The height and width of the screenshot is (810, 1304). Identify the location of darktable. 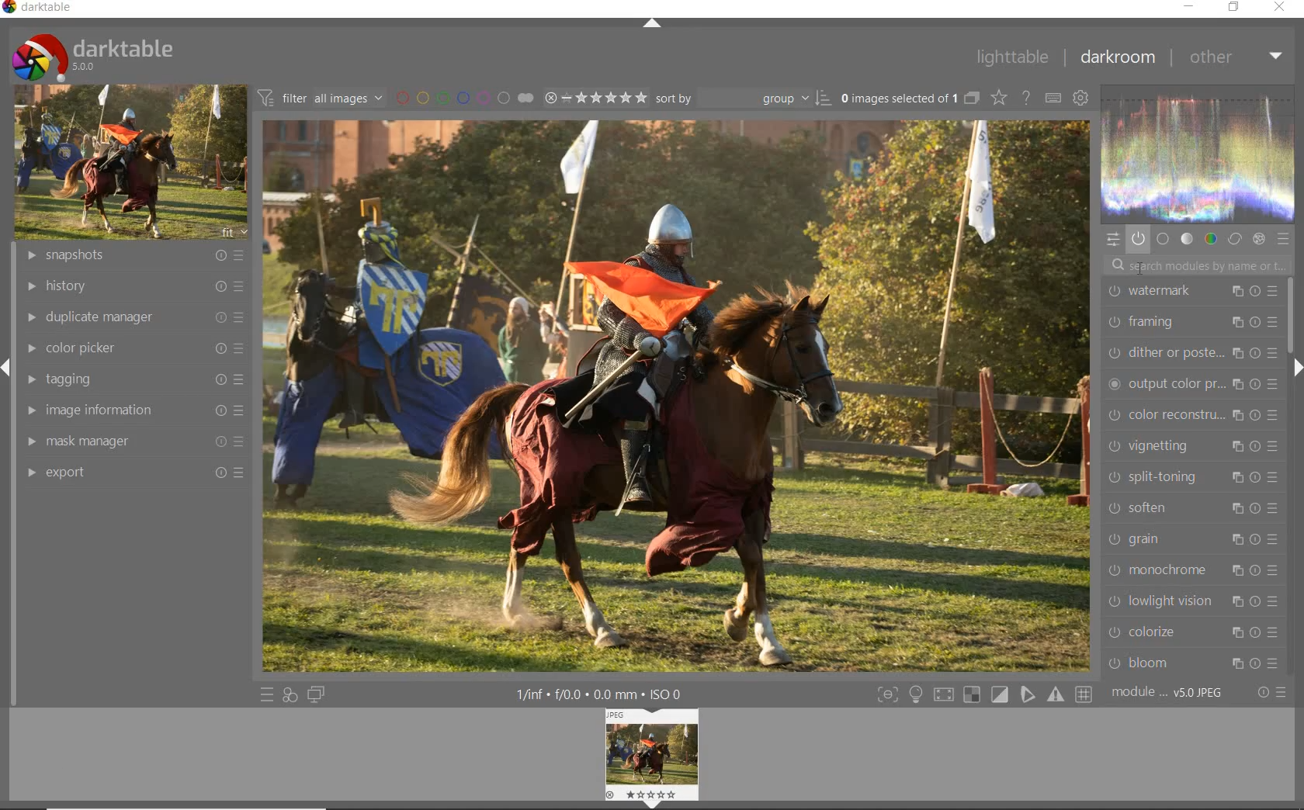
(42, 9).